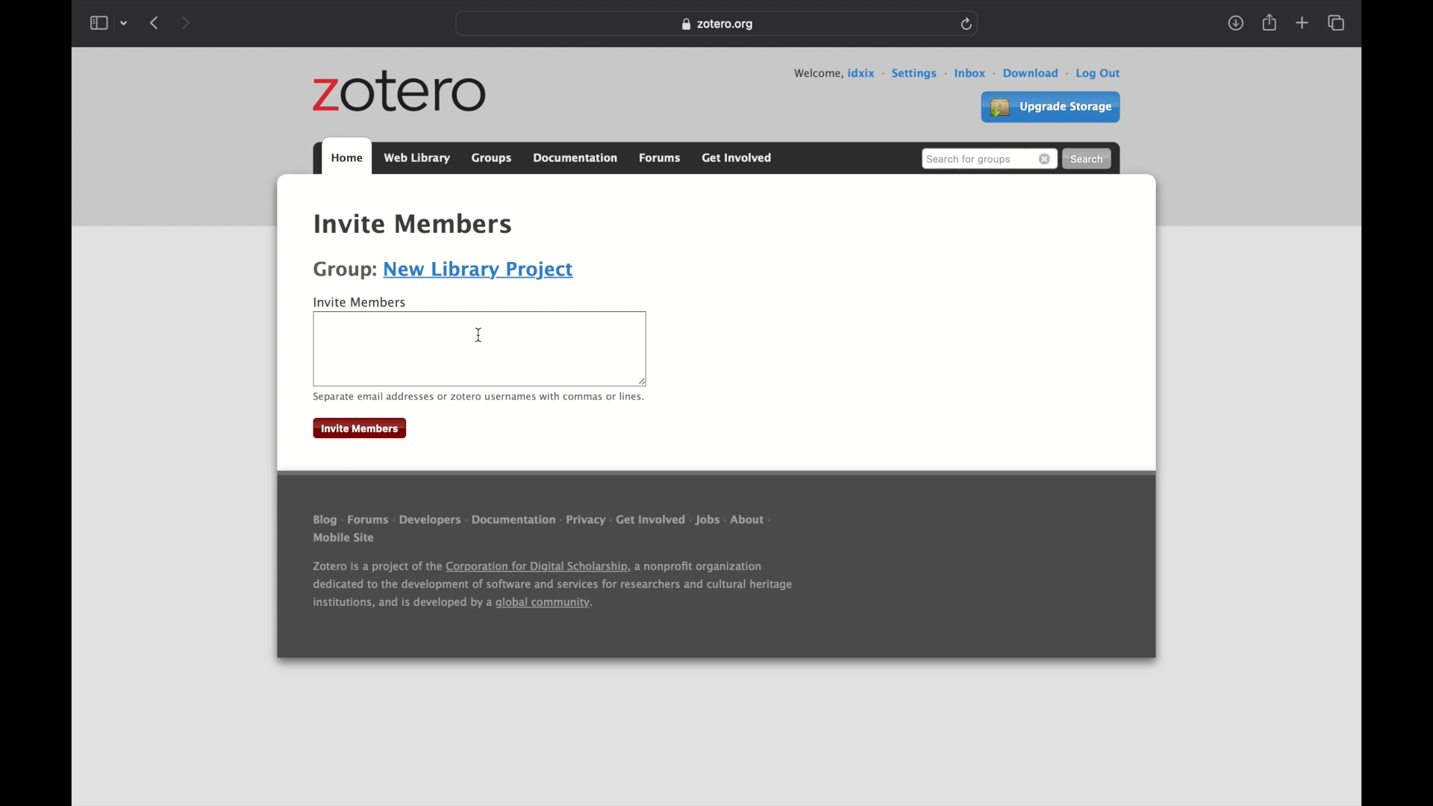 Image resolution: width=1433 pixels, height=806 pixels. I want to click on inbox, so click(975, 72).